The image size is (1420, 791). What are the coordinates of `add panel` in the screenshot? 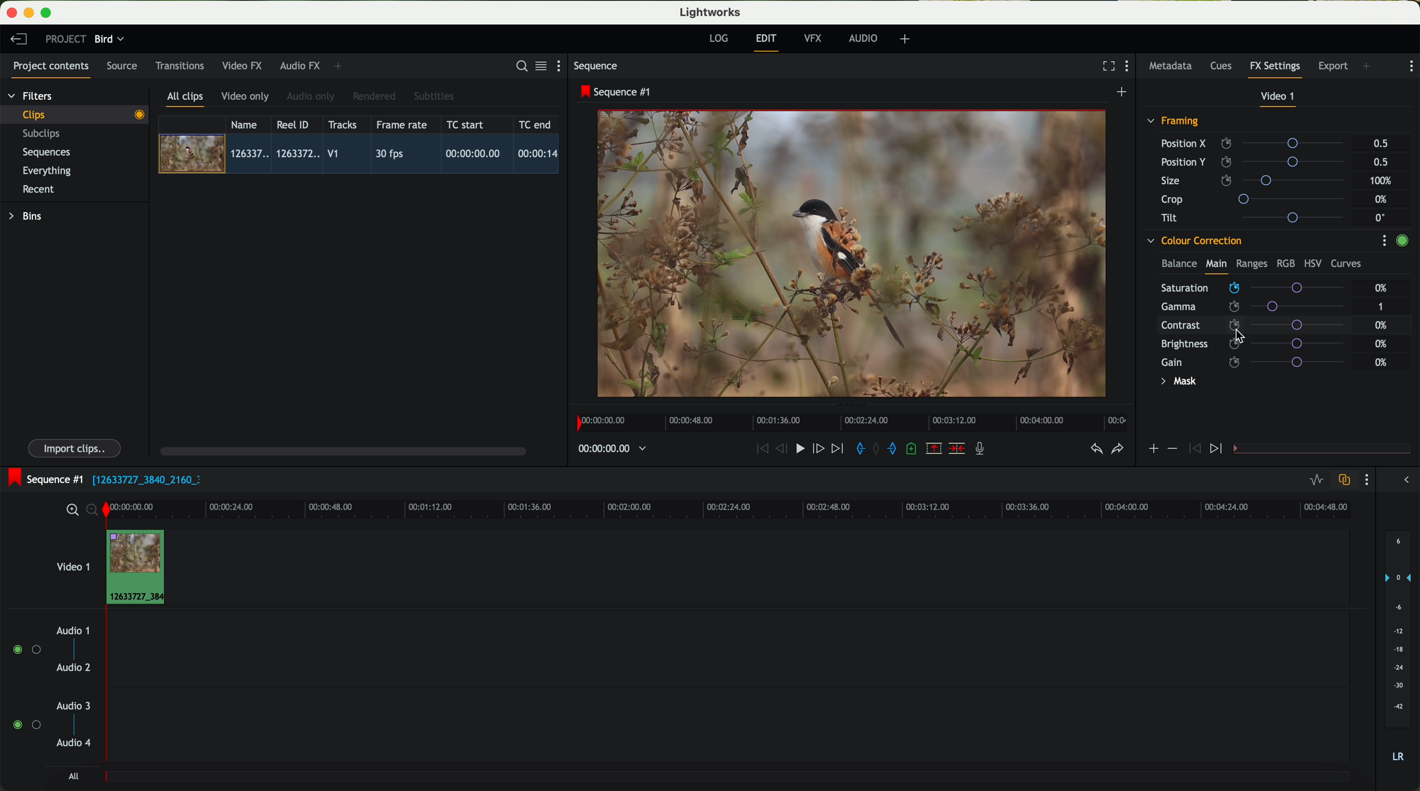 It's located at (1369, 67).